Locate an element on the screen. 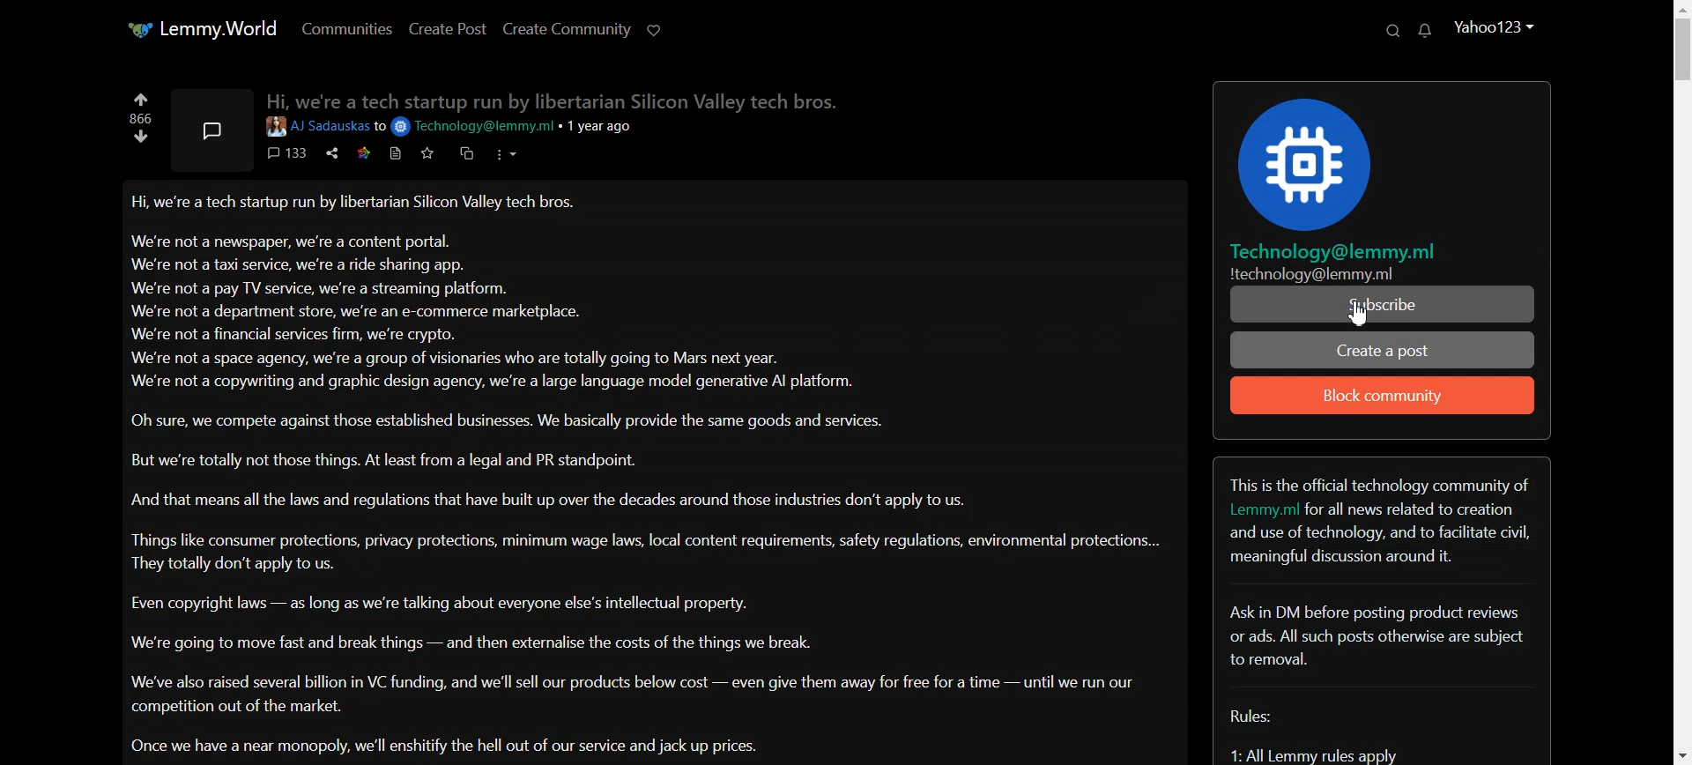 The height and width of the screenshot is (765, 1692). Cross-Post is located at coordinates (466, 152).